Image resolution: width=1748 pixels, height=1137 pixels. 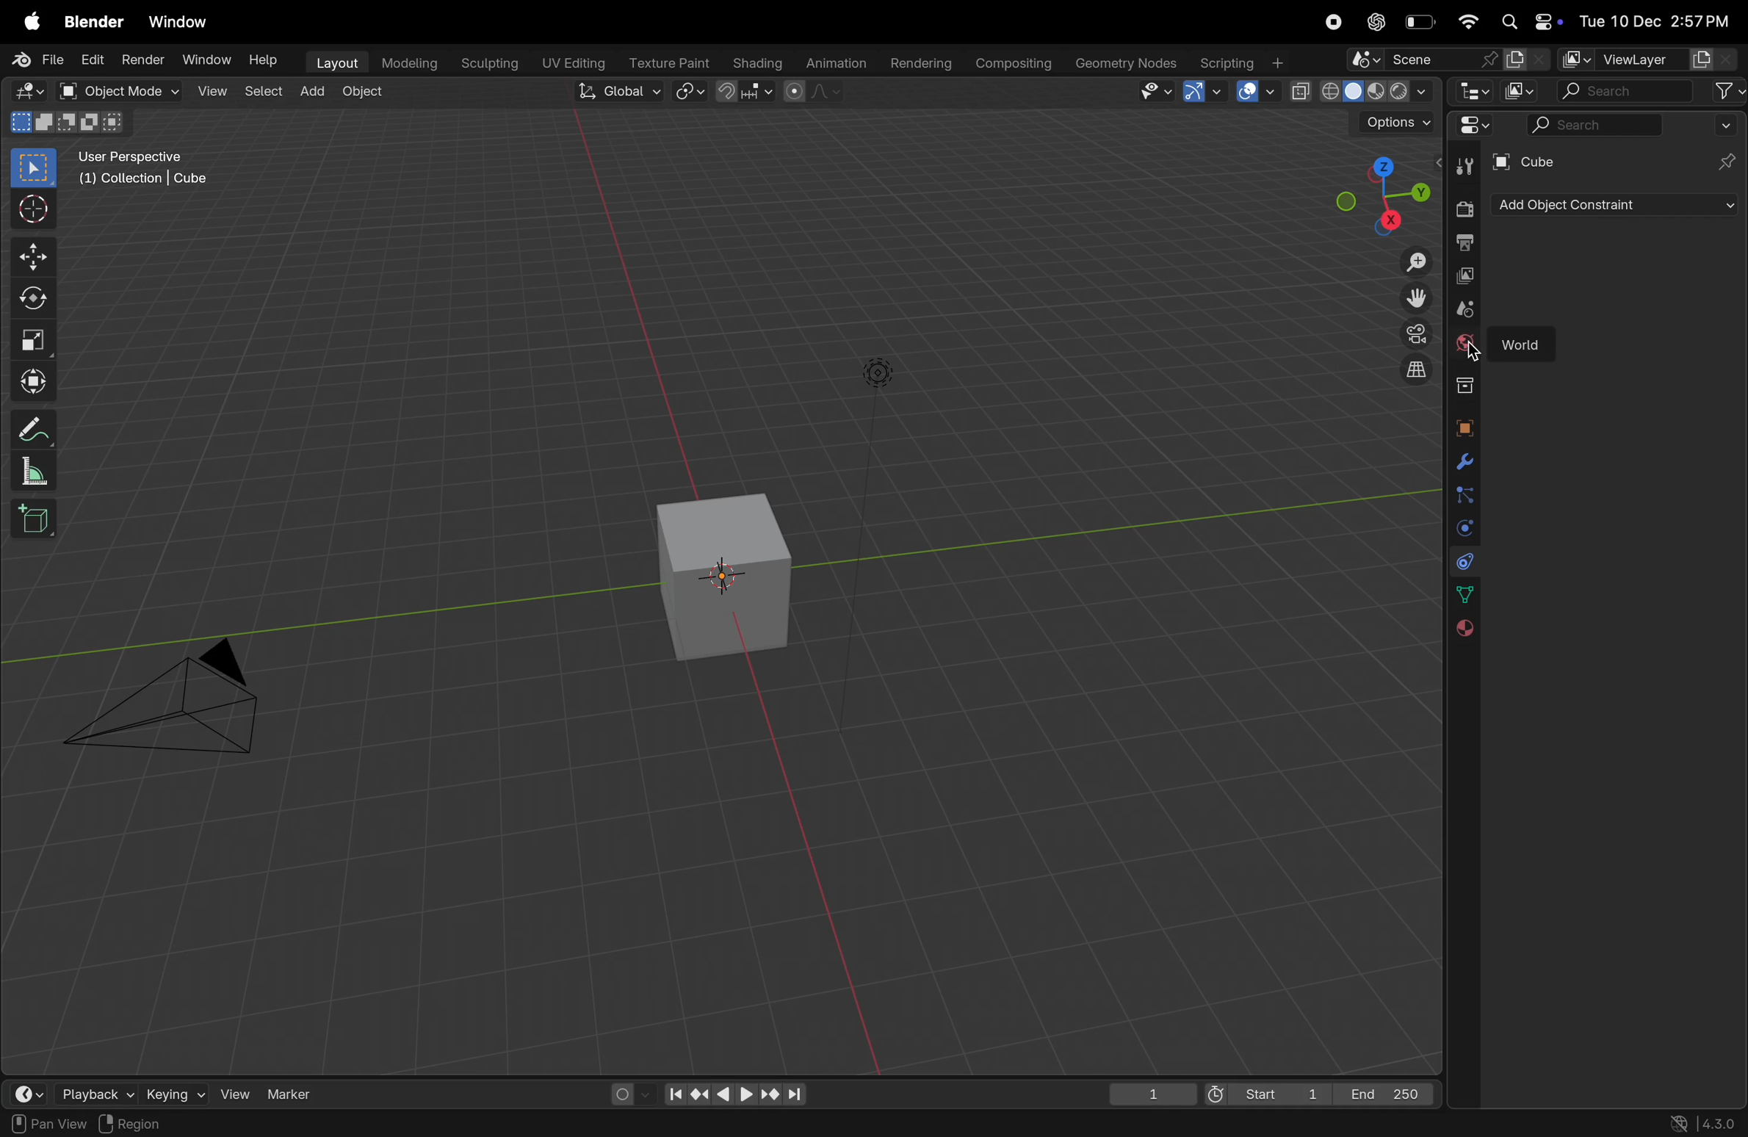 What do you see at coordinates (1467, 165) in the screenshot?
I see `Tool` at bounding box center [1467, 165].